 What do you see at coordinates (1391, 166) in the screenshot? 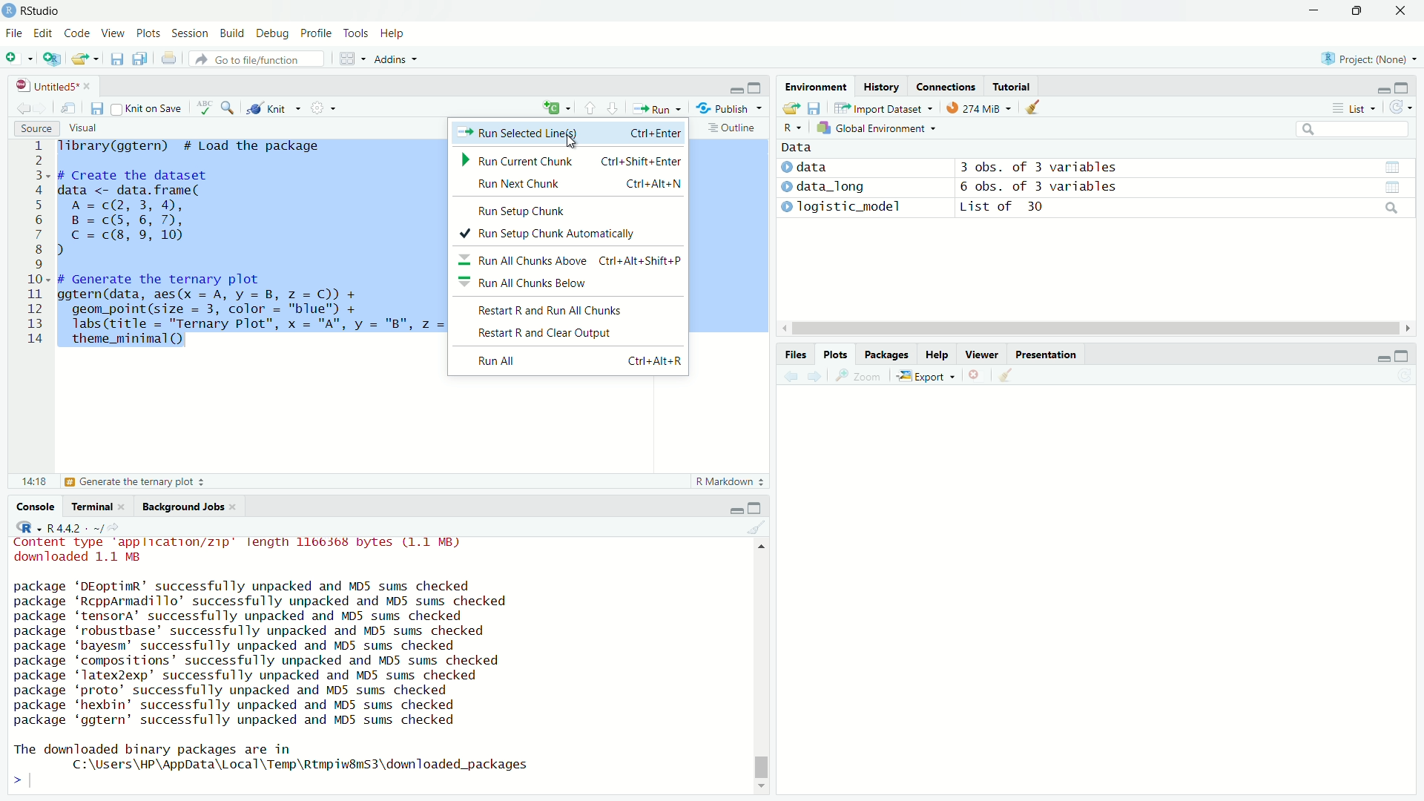
I see `view` at bounding box center [1391, 166].